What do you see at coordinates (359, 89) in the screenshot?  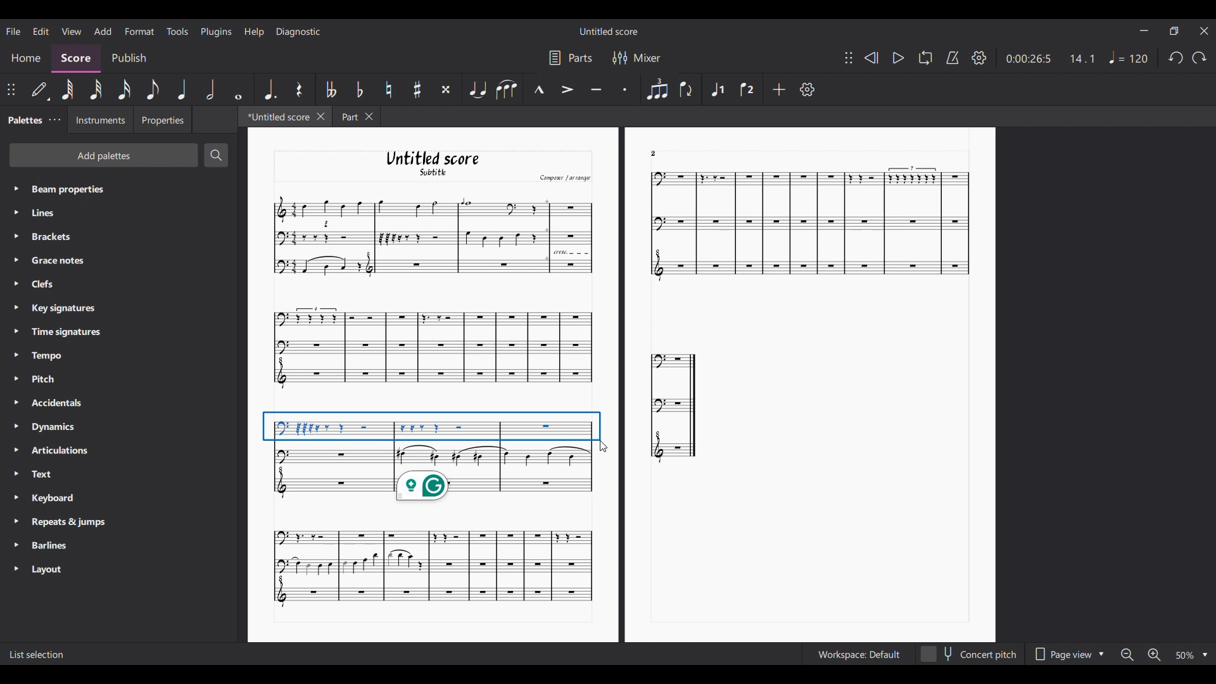 I see `Toggle flat` at bounding box center [359, 89].